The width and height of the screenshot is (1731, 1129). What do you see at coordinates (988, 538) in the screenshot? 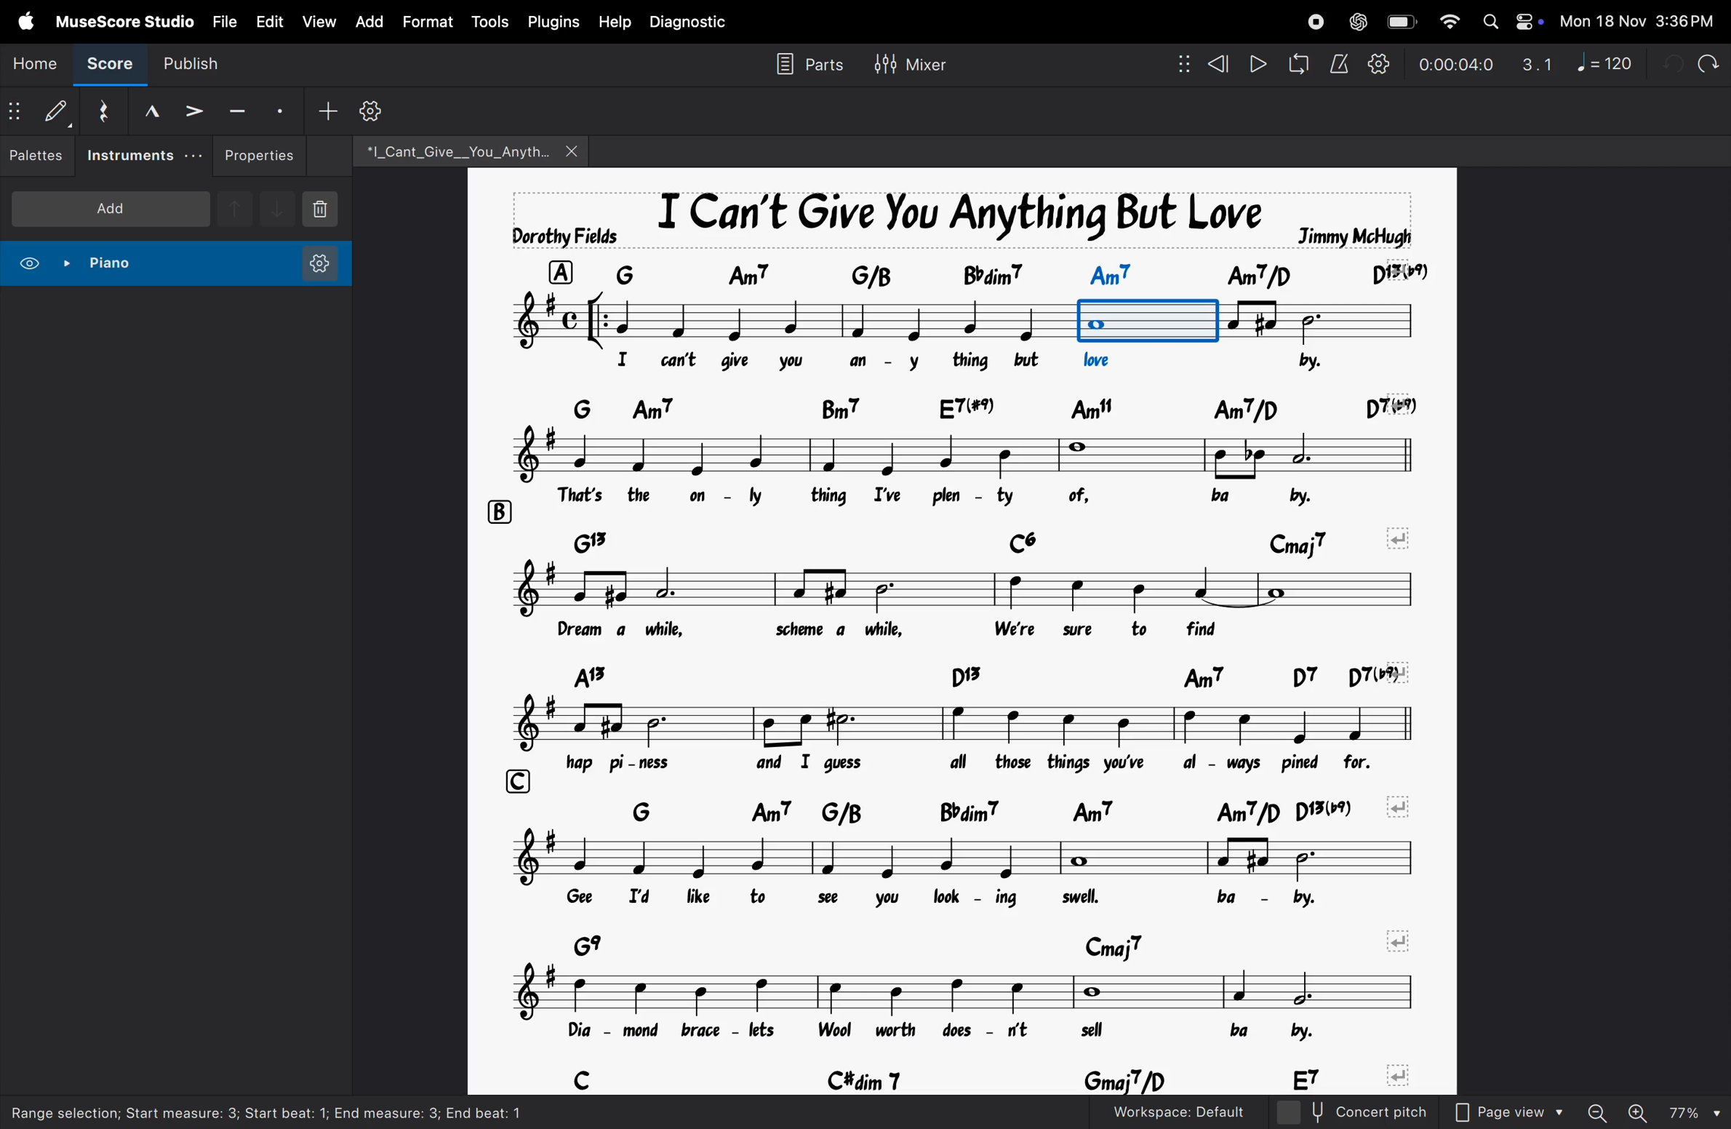
I see `chord symbols` at bounding box center [988, 538].